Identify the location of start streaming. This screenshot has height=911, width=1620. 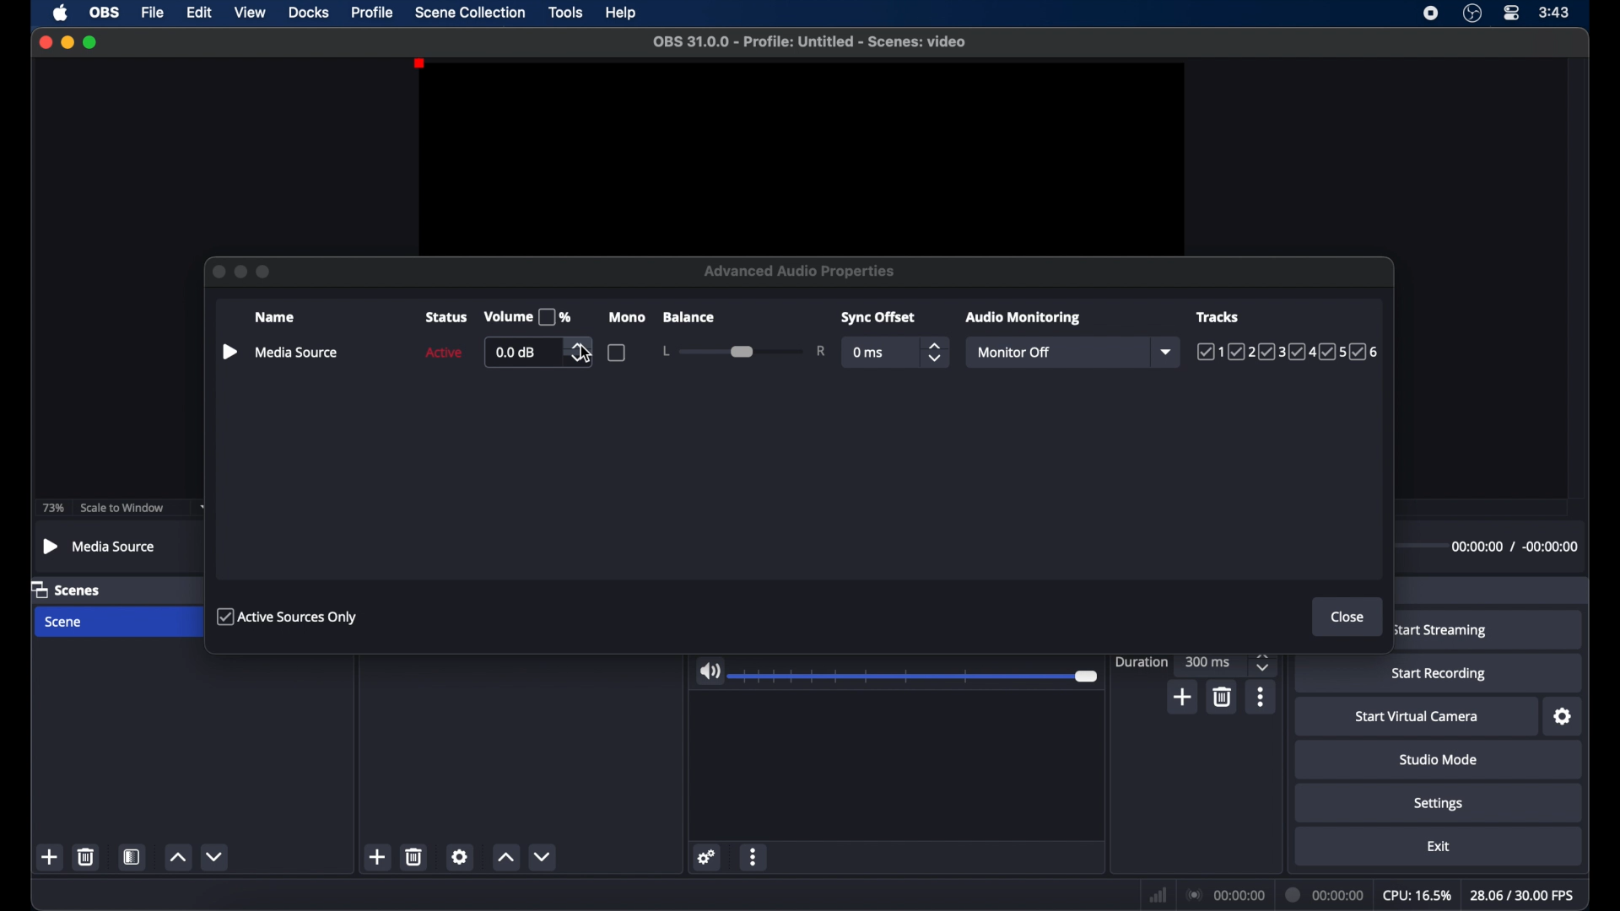
(1439, 631).